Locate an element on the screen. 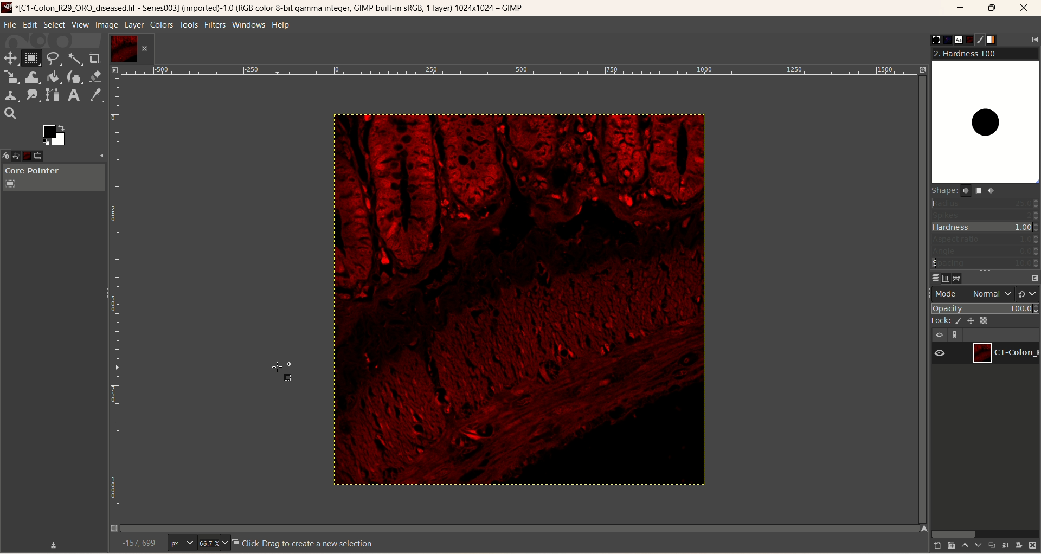  merge this layer is located at coordinates (1005, 545).